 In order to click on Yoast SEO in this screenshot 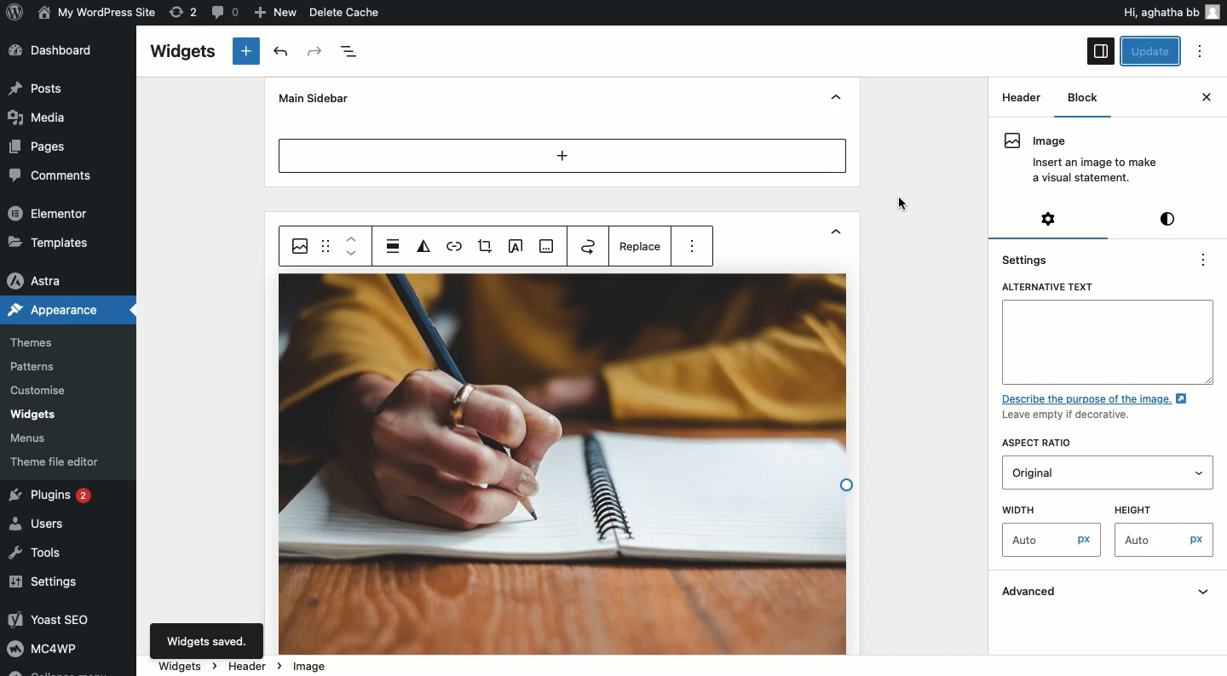, I will do `click(57, 619)`.